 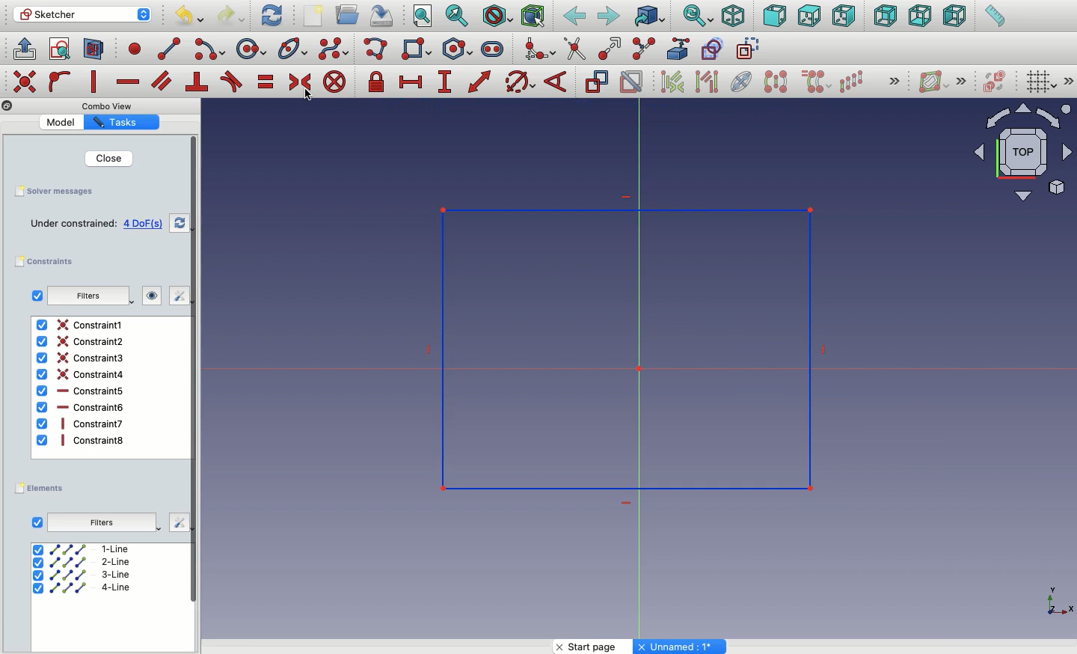 What do you see at coordinates (195, 393) in the screenshot?
I see `scroll` at bounding box center [195, 393].